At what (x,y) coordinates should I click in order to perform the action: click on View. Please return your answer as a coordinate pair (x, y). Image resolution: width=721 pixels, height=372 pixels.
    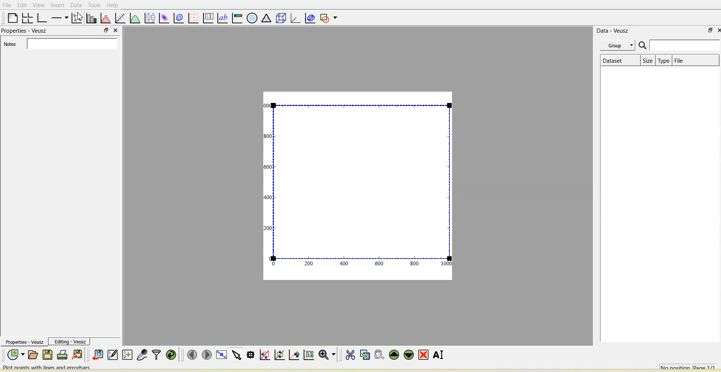
    Looking at the image, I should click on (37, 5).